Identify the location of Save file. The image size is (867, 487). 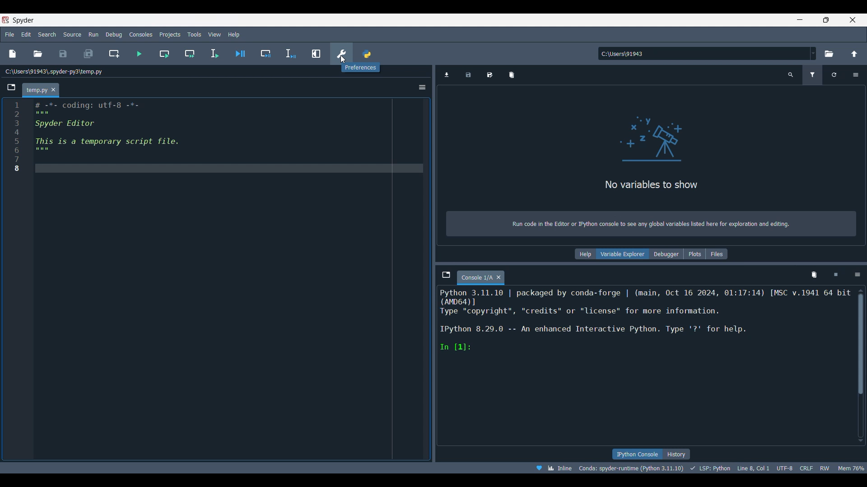
(64, 54).